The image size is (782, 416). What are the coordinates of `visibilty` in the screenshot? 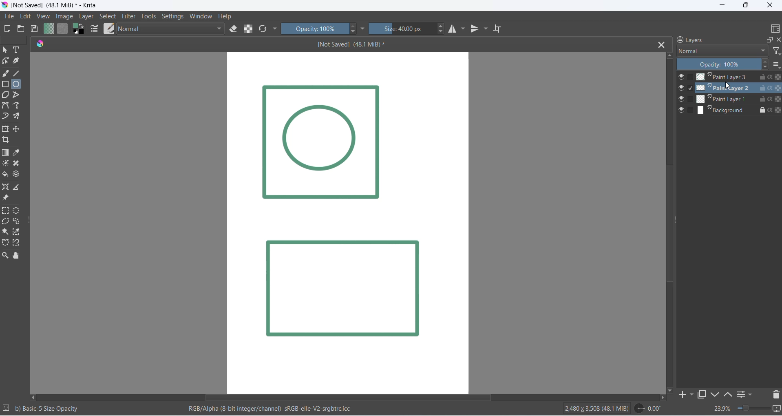 It's located at (681, 110).